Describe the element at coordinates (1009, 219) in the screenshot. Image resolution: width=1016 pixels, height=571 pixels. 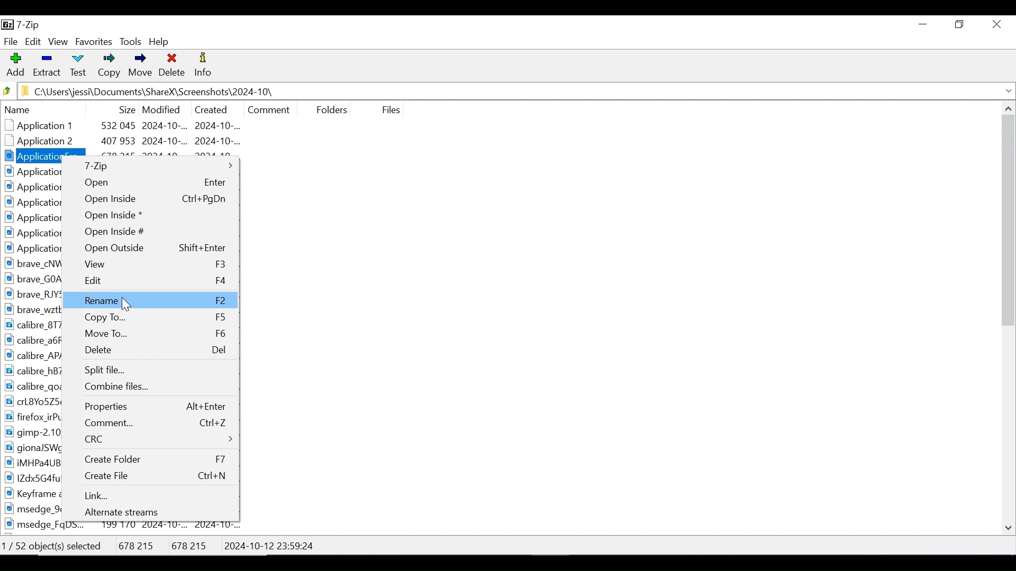
I see `Vertical Scroll bar` at that location.